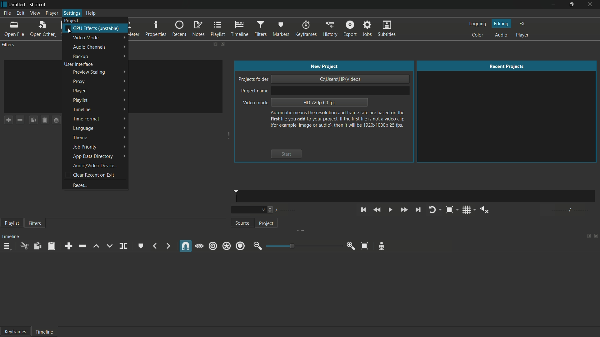 The image size is (600, 337). Describe the element at coordinates (330, 29) in the screenshot. I see `history` at that location.